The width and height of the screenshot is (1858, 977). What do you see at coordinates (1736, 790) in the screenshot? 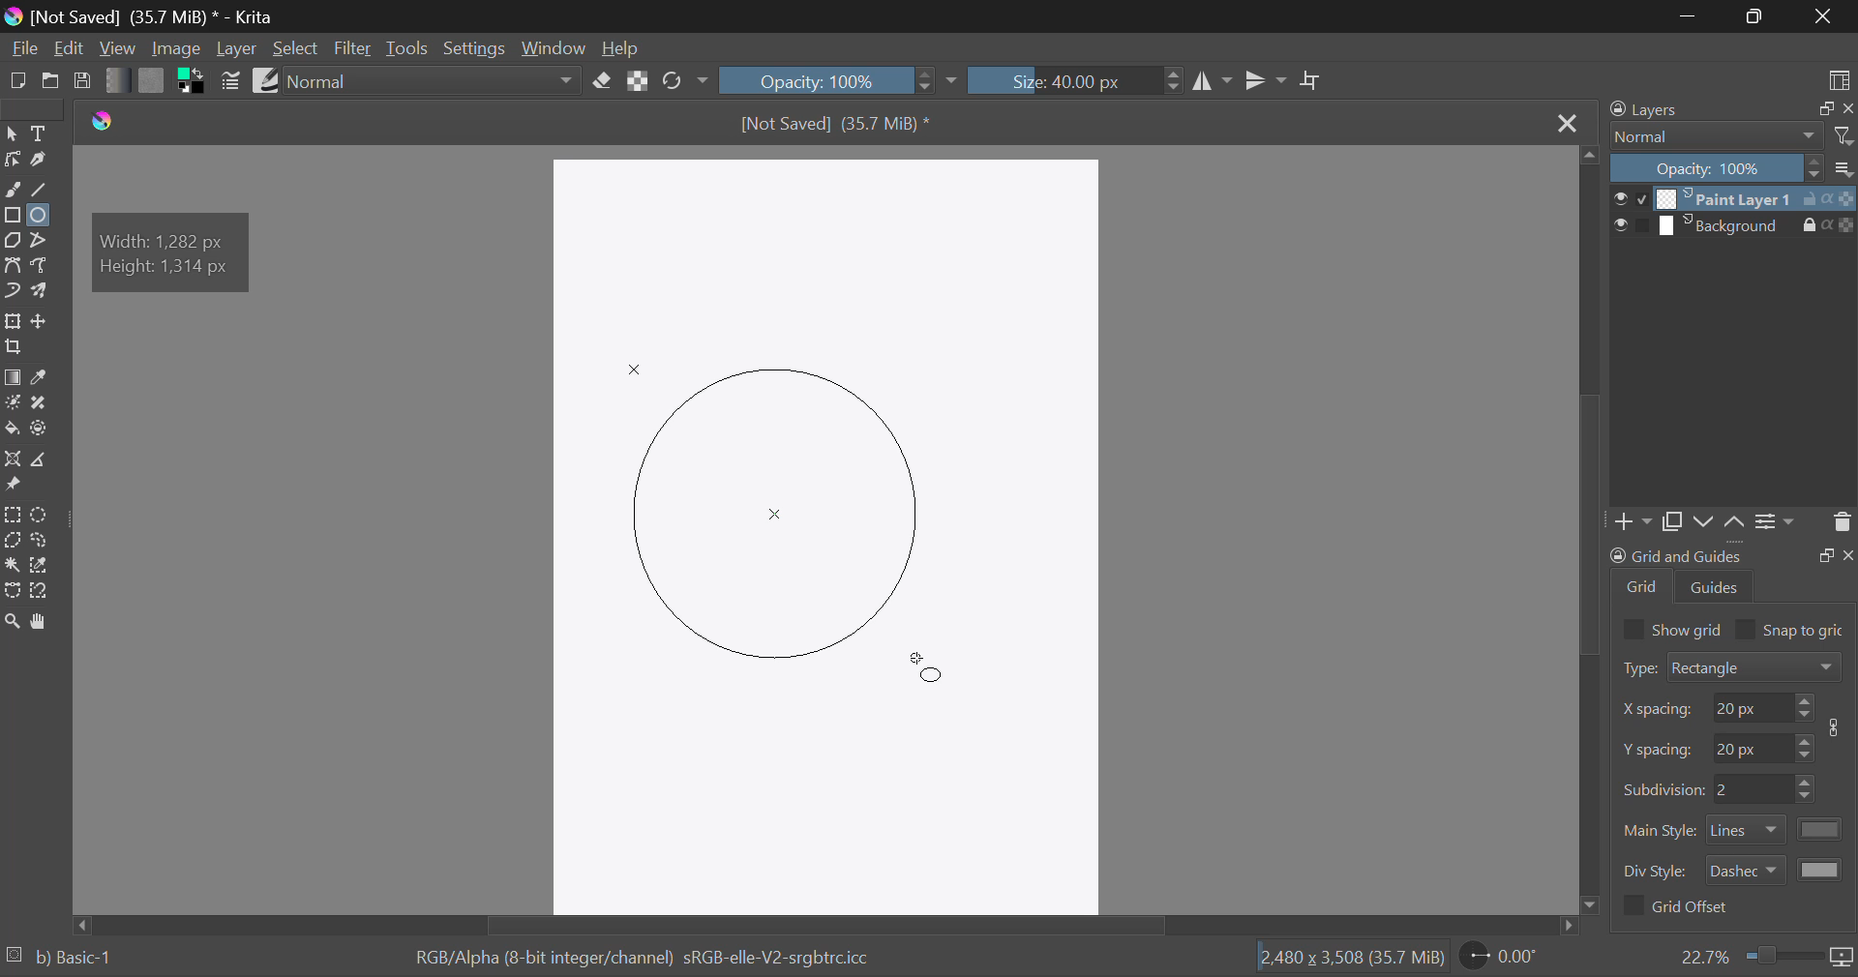
I see `Grid Characteristic Input` at bounding box center [1736, 790].